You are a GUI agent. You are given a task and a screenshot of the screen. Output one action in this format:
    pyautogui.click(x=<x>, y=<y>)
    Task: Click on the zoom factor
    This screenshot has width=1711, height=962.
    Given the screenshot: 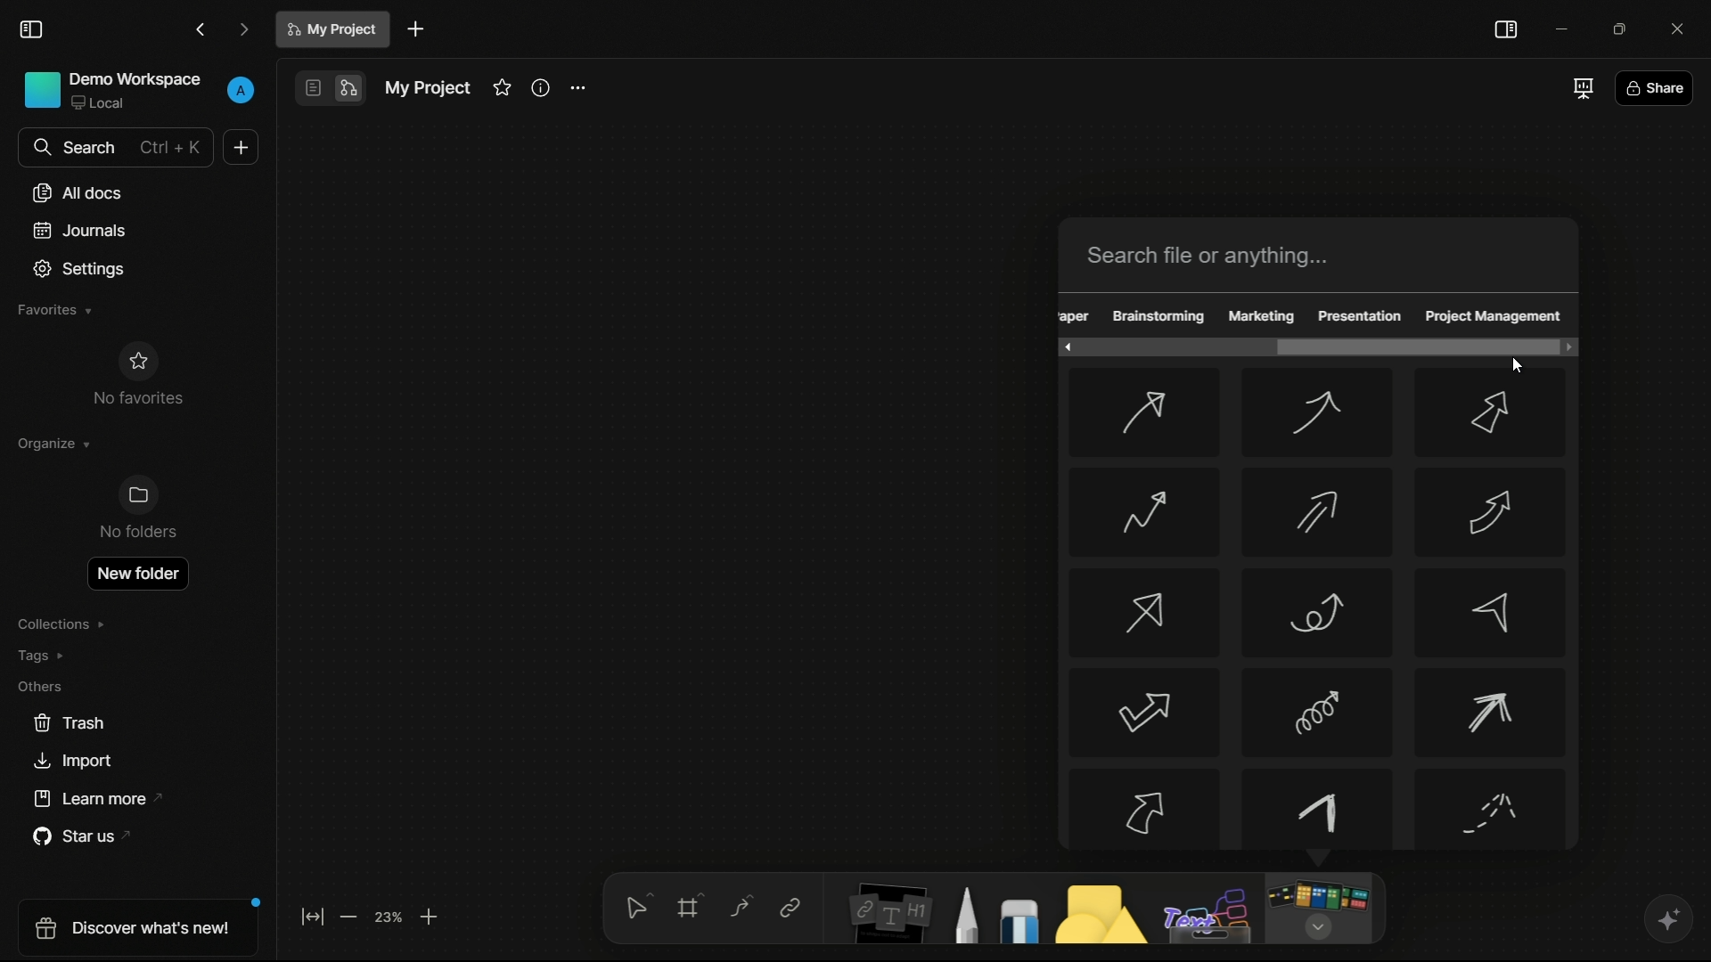 What is the action you would take?
    pyautogui.click(x=389, y=916)
    